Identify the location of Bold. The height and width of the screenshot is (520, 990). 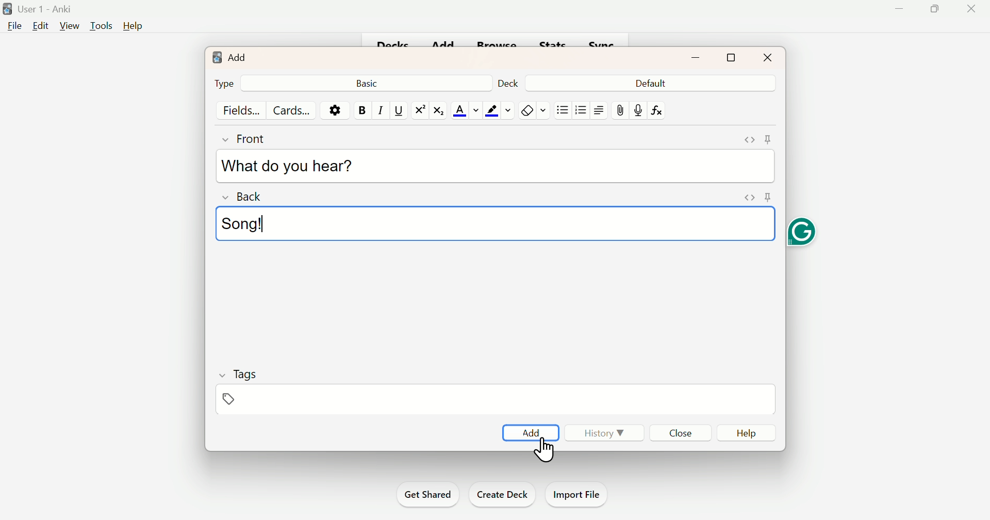
(359, 110).